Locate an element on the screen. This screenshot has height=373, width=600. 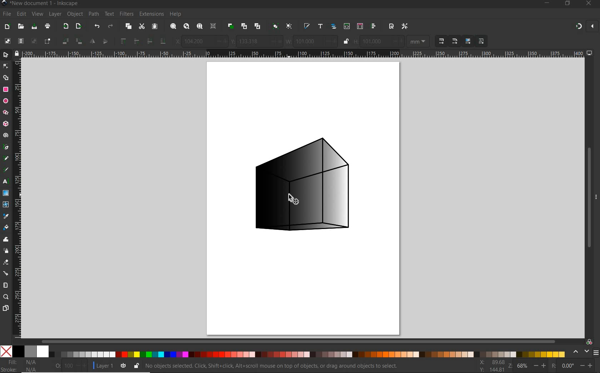
OPEN SELECTORS is located at coordinates (360, 26).